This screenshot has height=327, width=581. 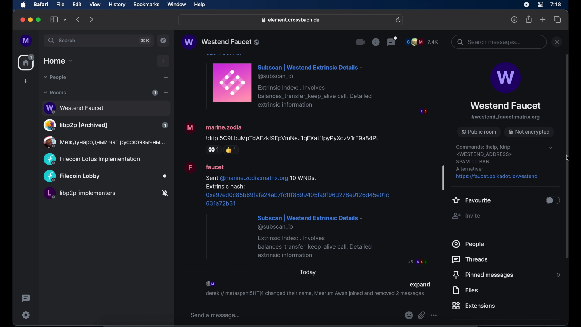 I want to click on tab group picker, so click(x=65, y=19).